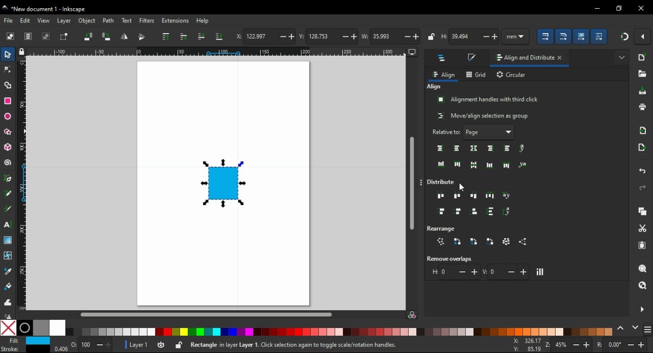  Describe the element at coordinates (24, 183) in the screenshot. I see `vertical ruler` at that location.